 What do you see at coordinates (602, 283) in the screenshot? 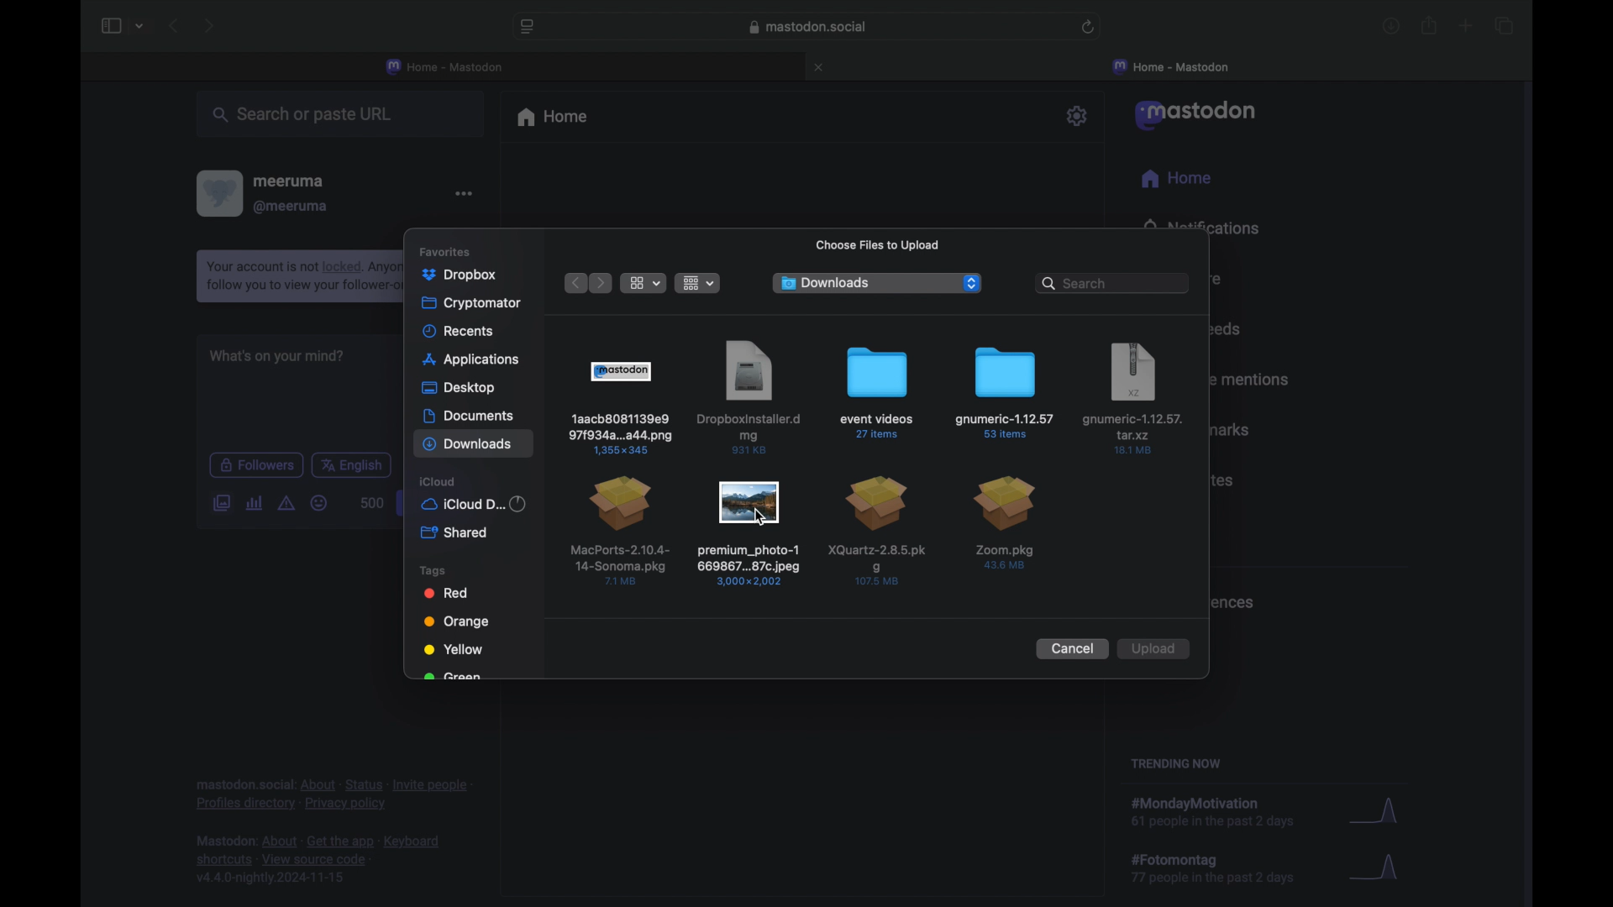
I see `next` at bounding box center [602, 283].